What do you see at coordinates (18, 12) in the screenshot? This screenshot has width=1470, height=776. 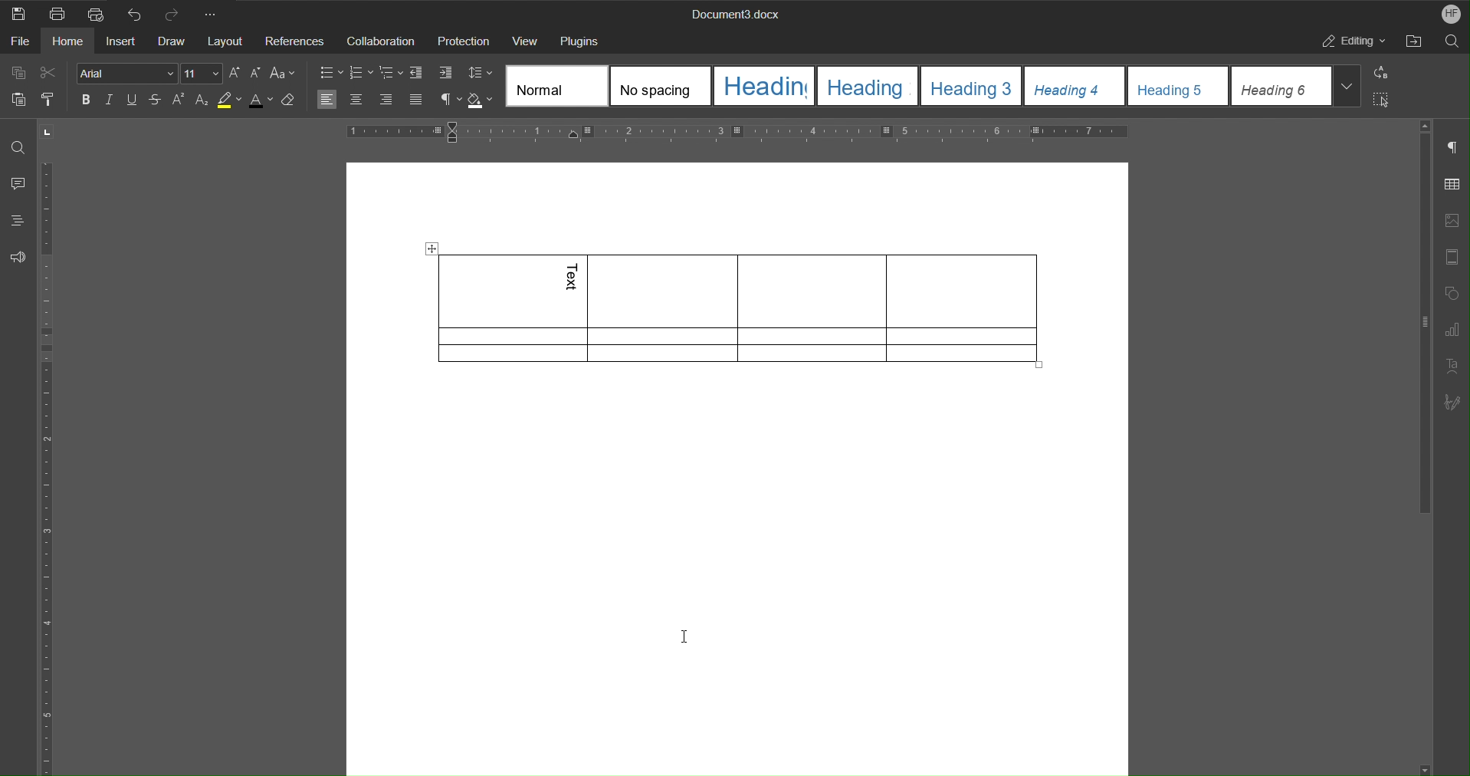 I see `Save` at bounding box center [18, 12].